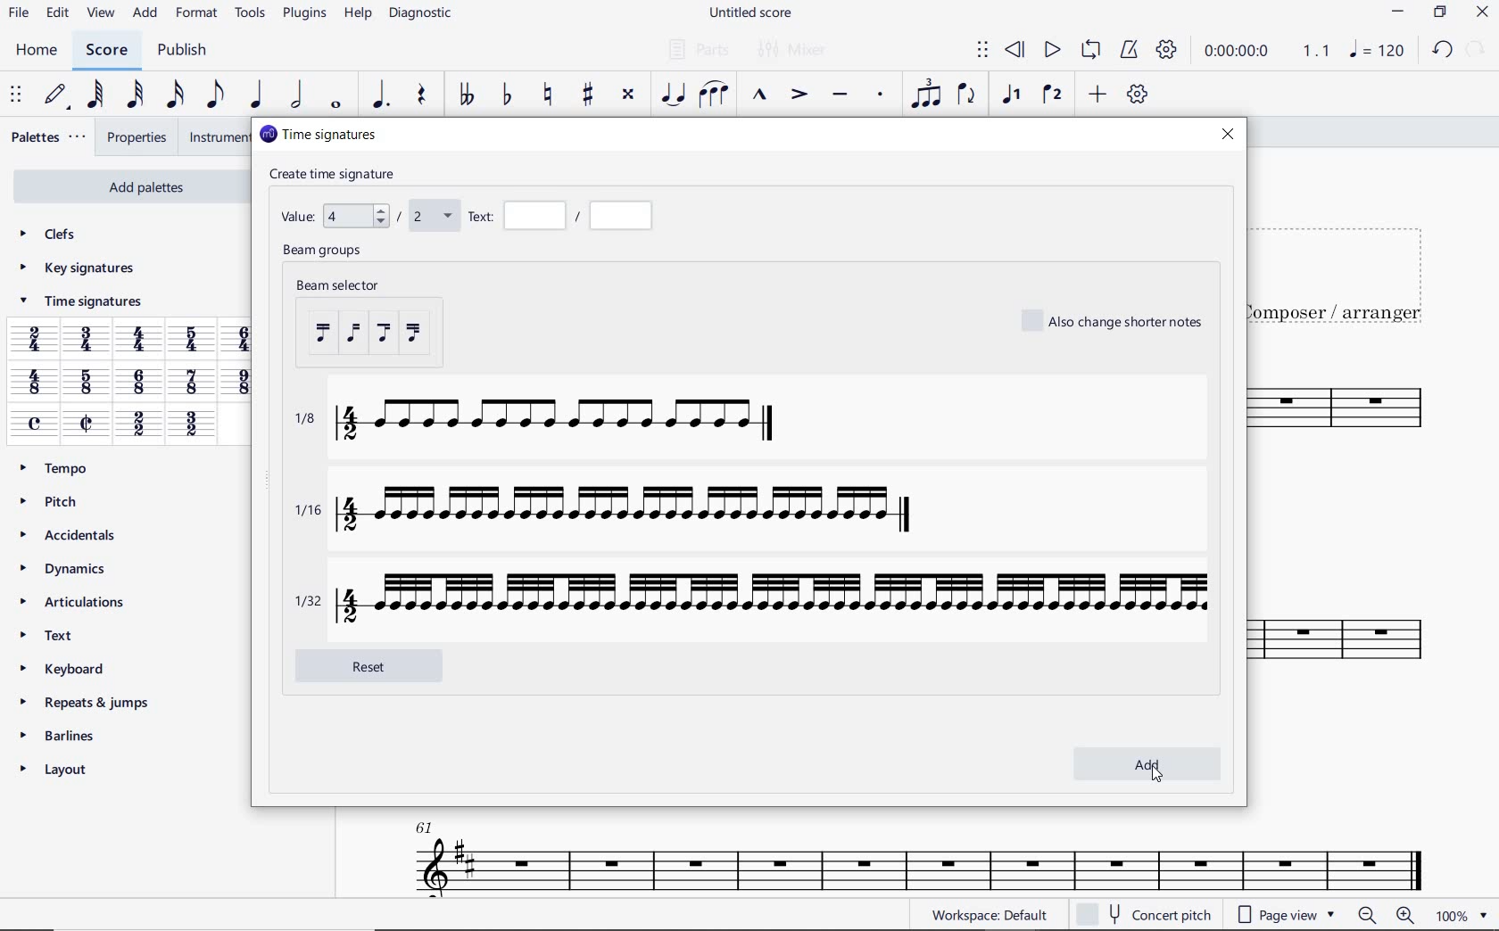 The width and height of the screenshot is (1499, 931). Describe the element at coordinates (95, 95) in the screenshot. I see `64TH NOTE` at that location.